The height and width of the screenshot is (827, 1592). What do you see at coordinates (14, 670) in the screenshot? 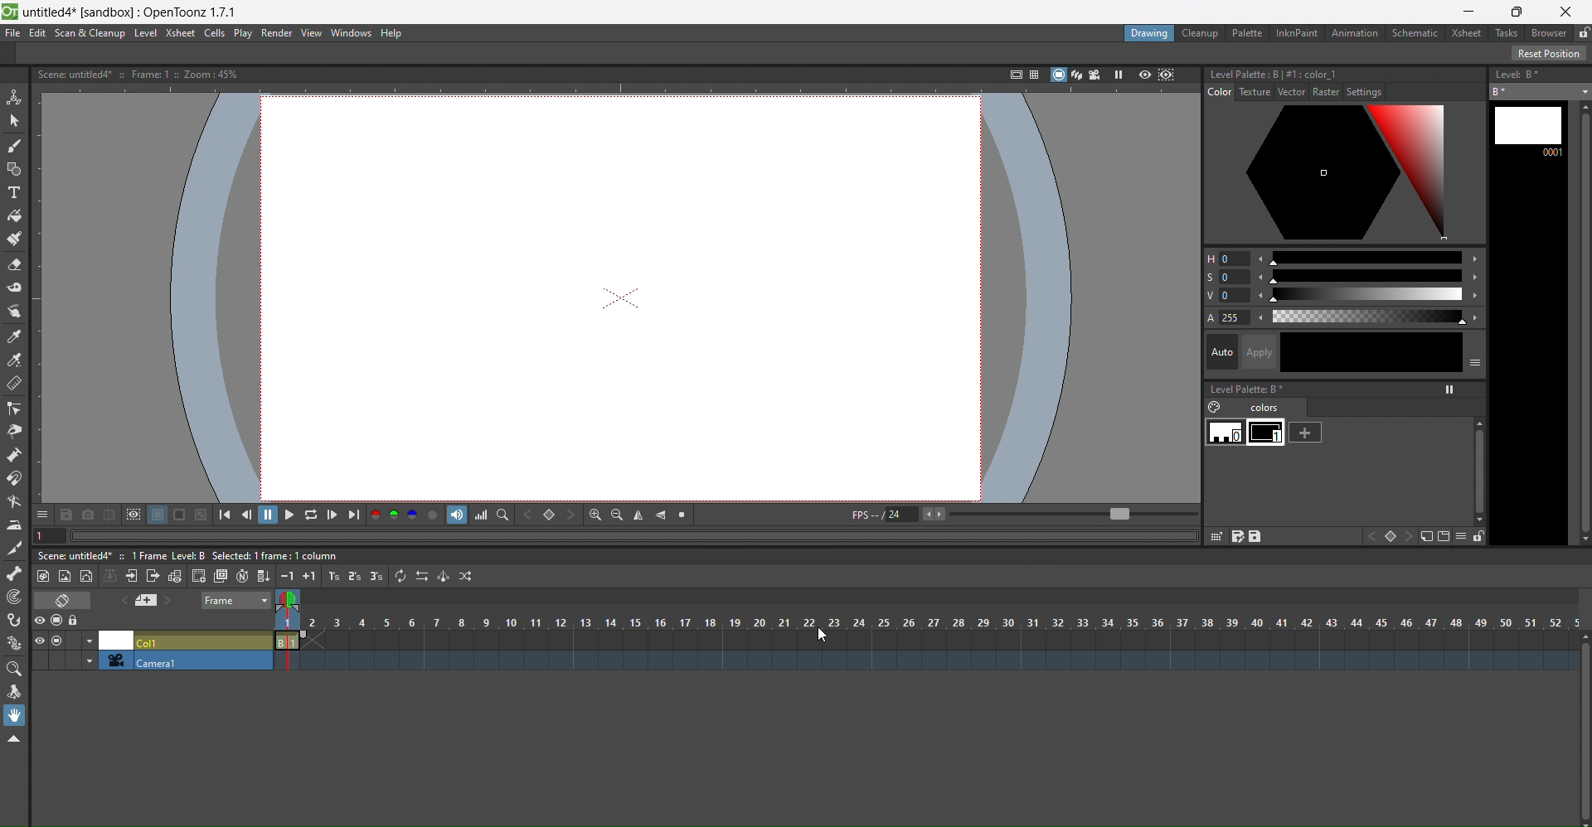
I see `magnifier tool` at bounding box center [14, 670].